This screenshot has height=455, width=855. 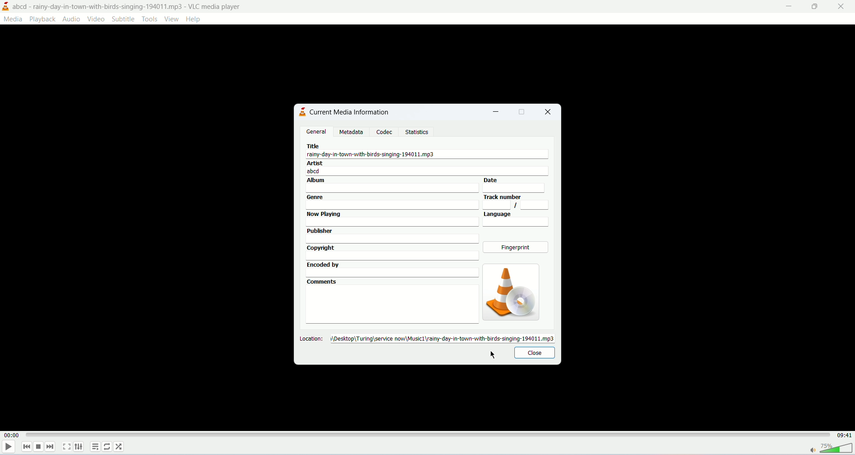 I want to click on extended settings, so click(x=81, y=447).